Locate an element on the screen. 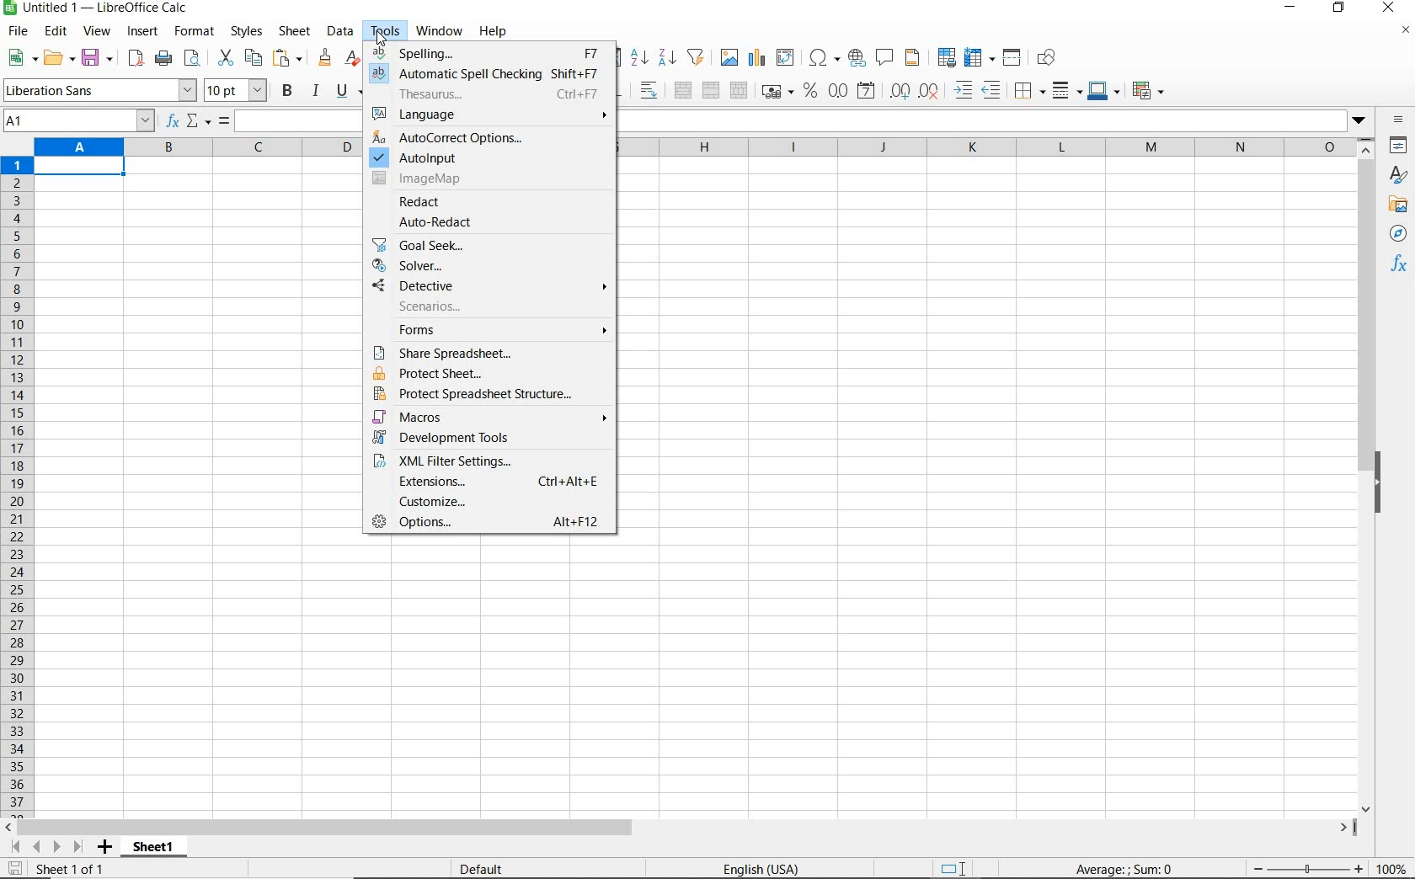 The width and height of the screenshot is (1415, 879). format as number is located at coordinates (839, 89).